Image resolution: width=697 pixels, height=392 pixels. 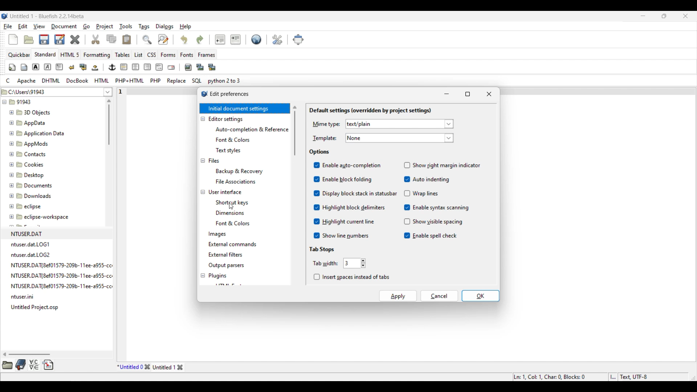 I want to click on File Associations, so click(x=235, y=181).